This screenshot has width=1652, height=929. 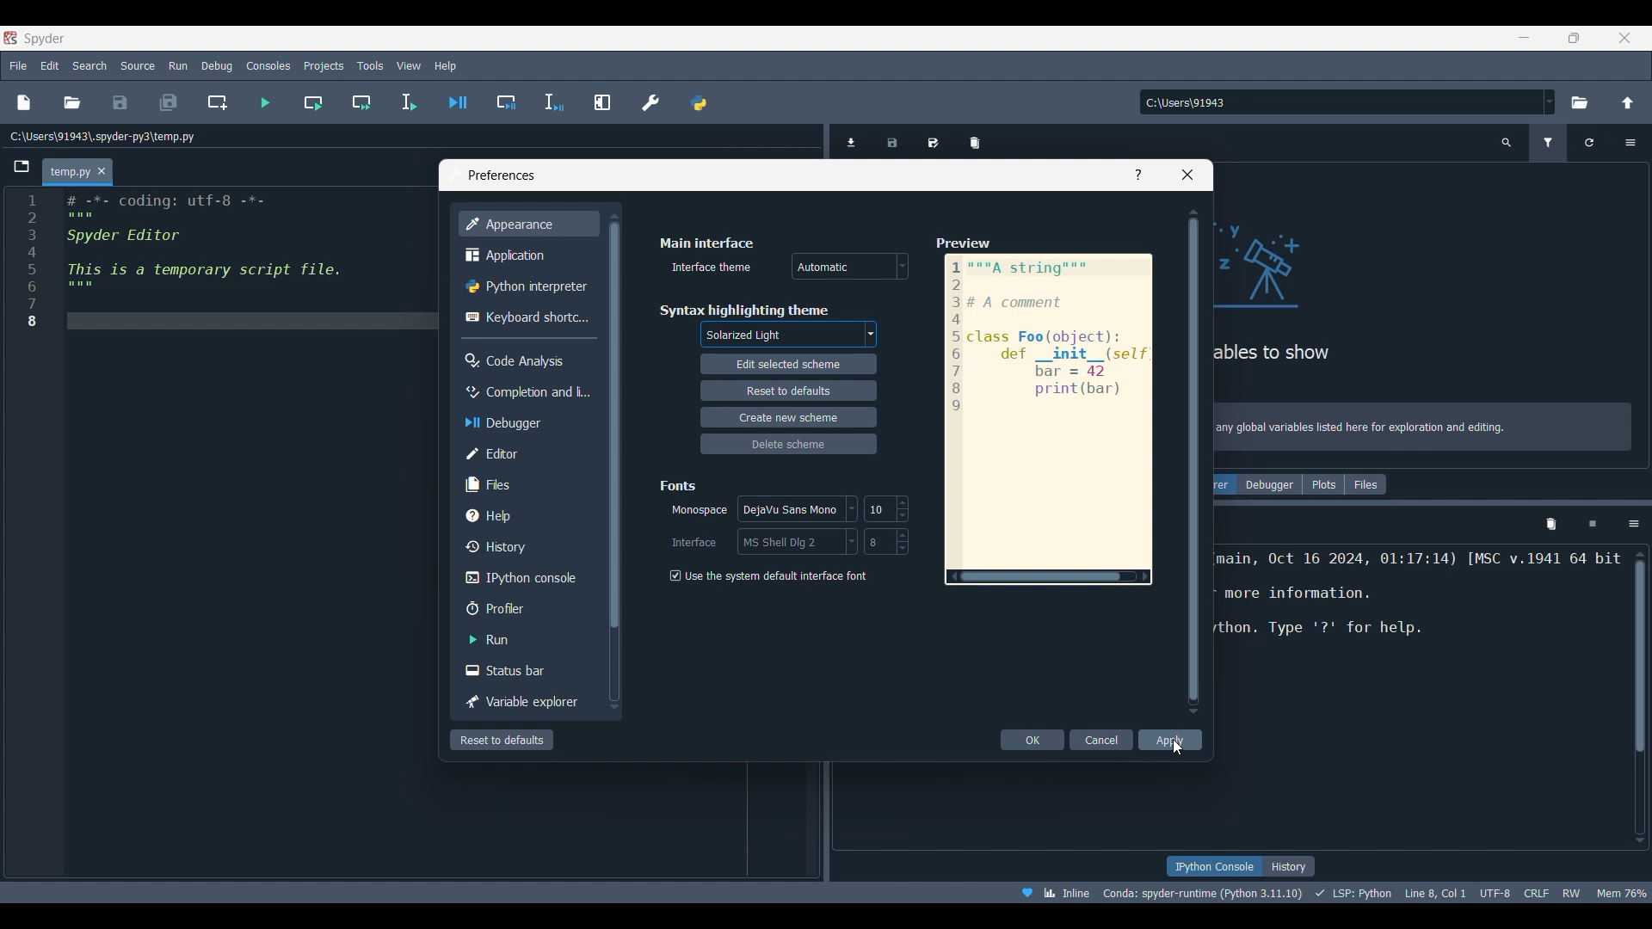 I want to click on delete scheme, so click(x=788, y=445).